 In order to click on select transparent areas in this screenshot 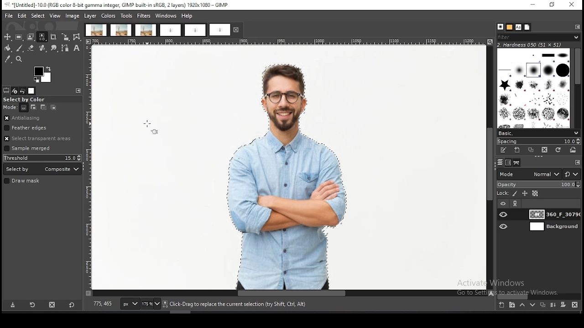, I will do `click(40, 138)`.